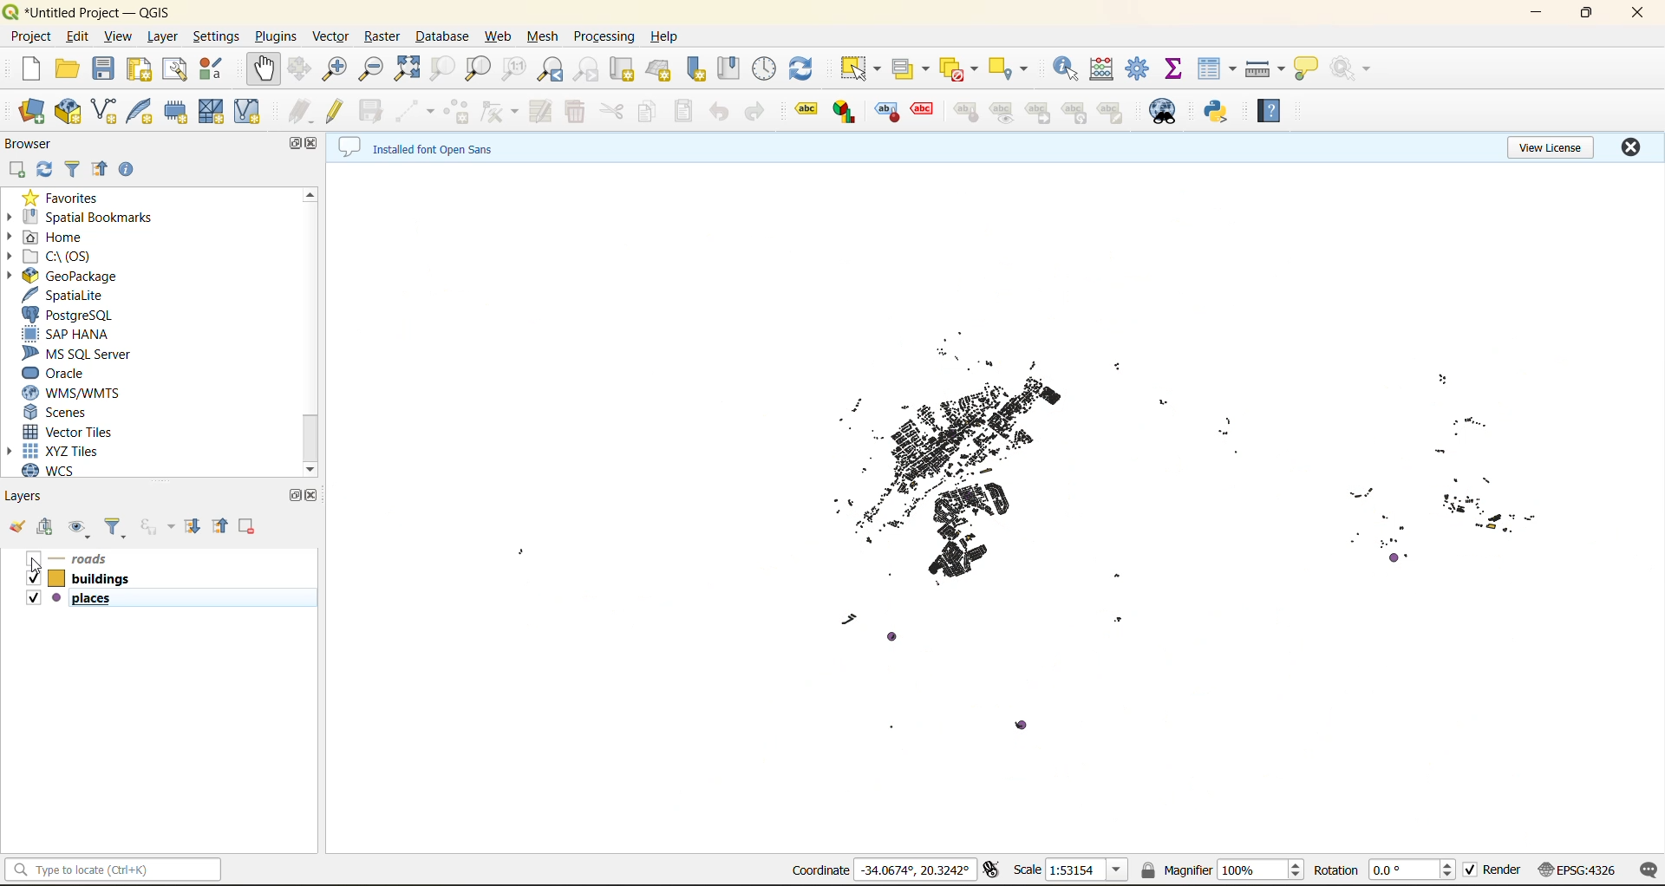 This screenshot has height=886, width=1665. What do you see at coordinates (19, 173) in the screenshot?
I see `add` at bounding box center [19, 173].